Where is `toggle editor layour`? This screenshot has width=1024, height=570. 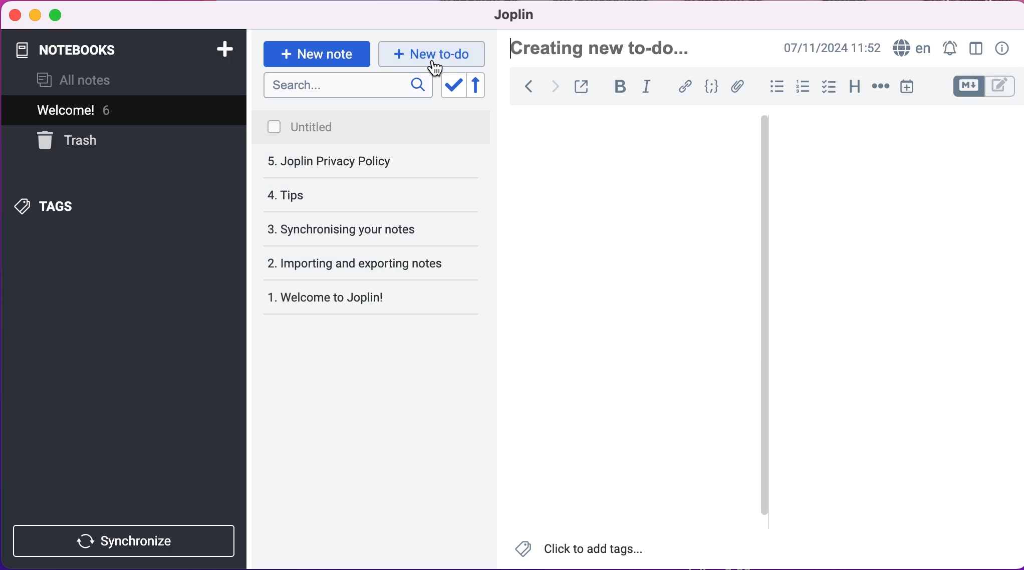
toggle editor layour is located at coordinates (975, 47).